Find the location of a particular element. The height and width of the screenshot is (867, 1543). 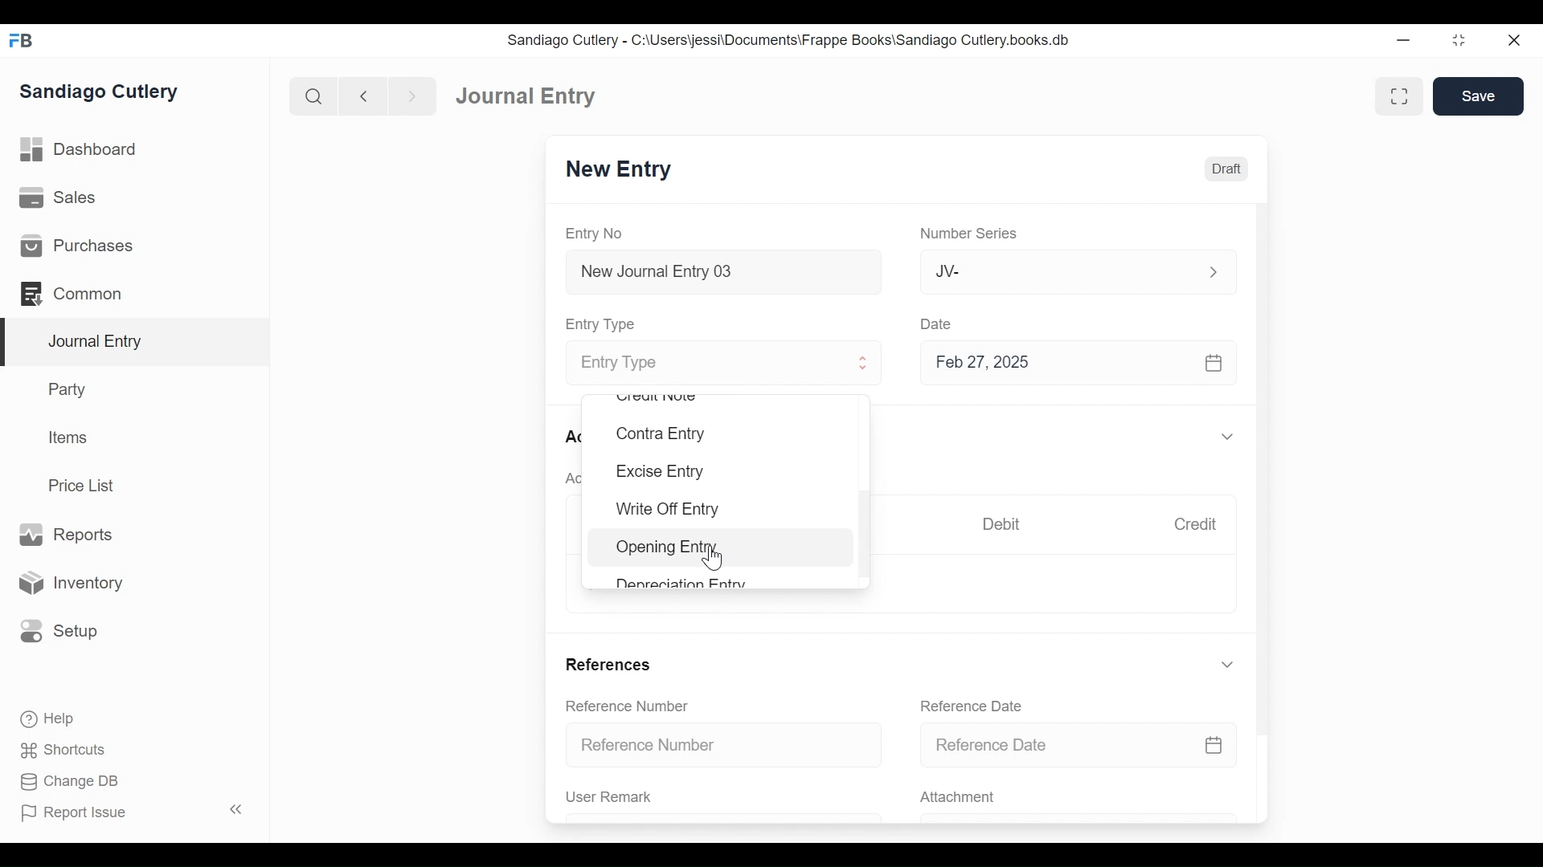

Expand is located at coordinates (865, 364).